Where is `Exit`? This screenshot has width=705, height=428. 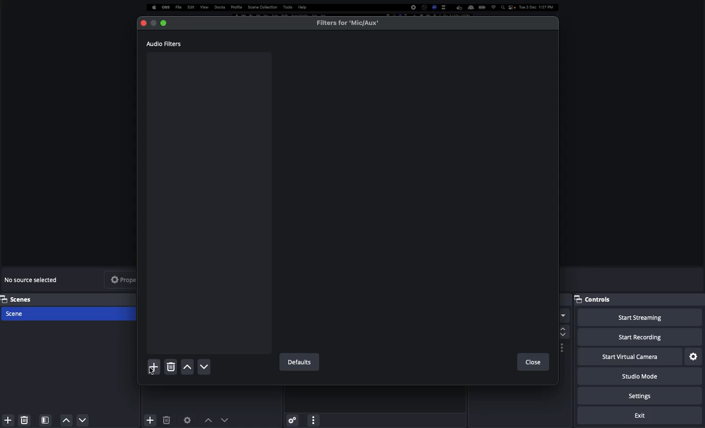 Exit is located at coordinates (641, 416).